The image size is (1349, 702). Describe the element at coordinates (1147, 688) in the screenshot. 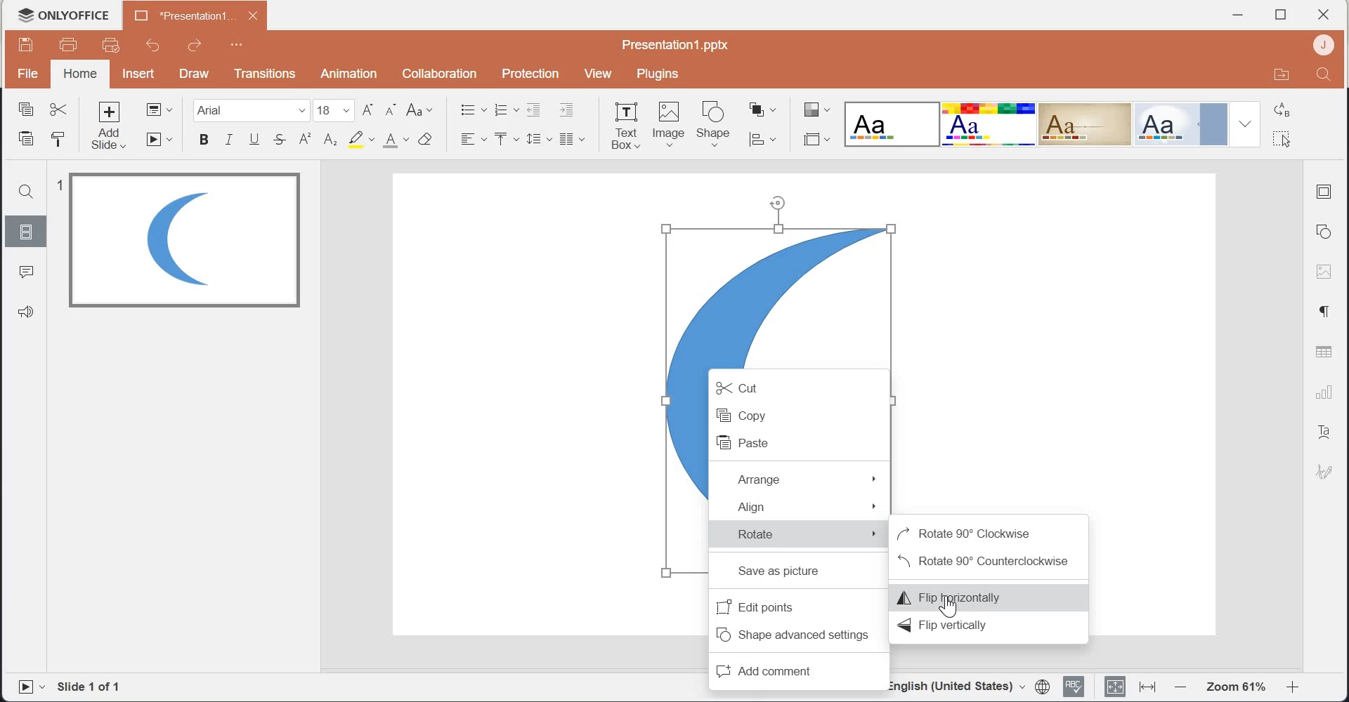

I see `Fit to width` at that location.